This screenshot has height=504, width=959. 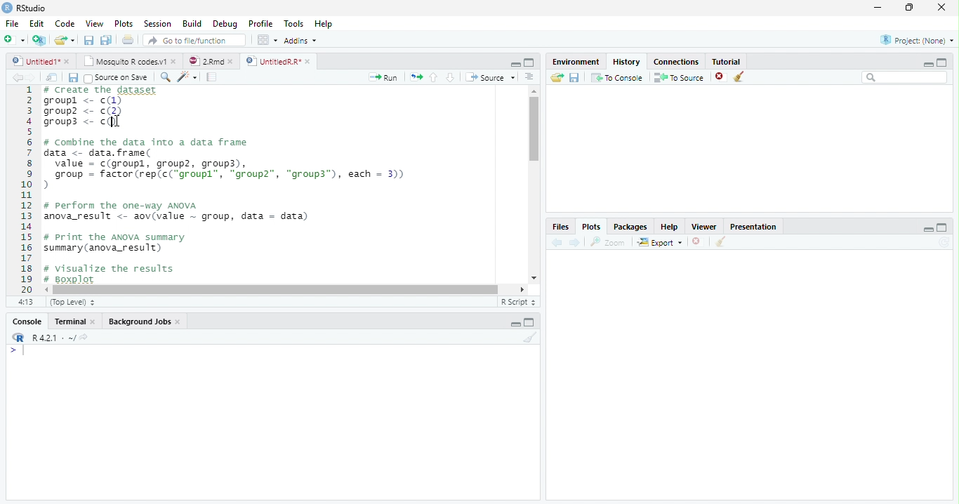 What do you see at coordinates (158, 24) in the screenshot?
I see `Session` at bounding box center [158, 24].